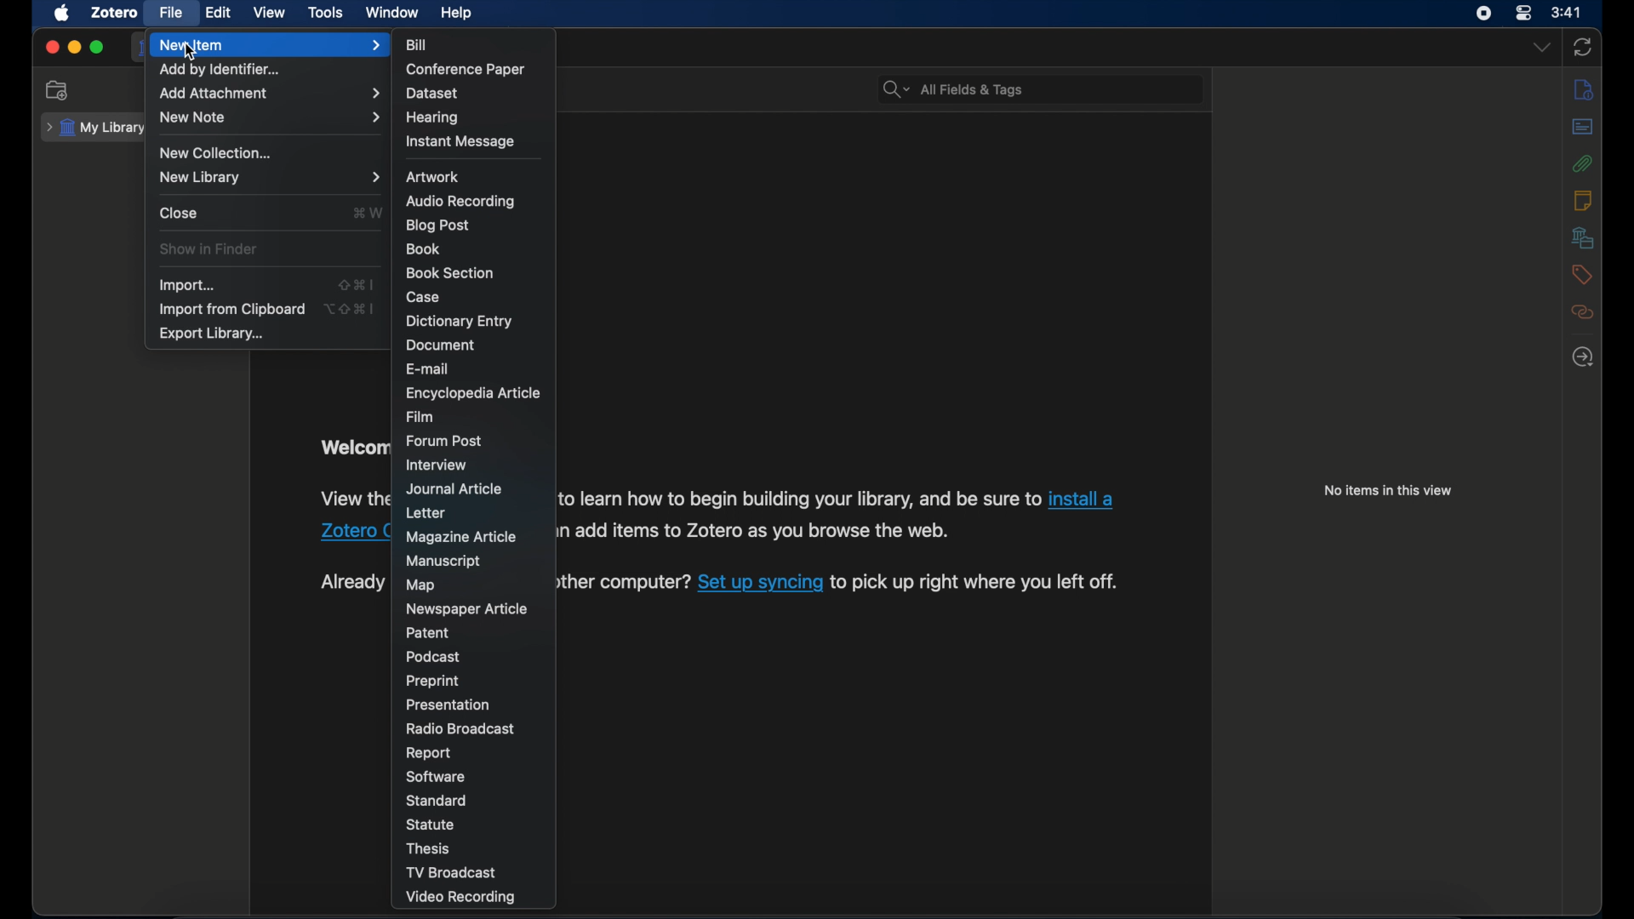 The height and width of the screenshot is (919, 1634). Describe the element at coordinates (420, 586) in the screenshot. I see `map` at that location.